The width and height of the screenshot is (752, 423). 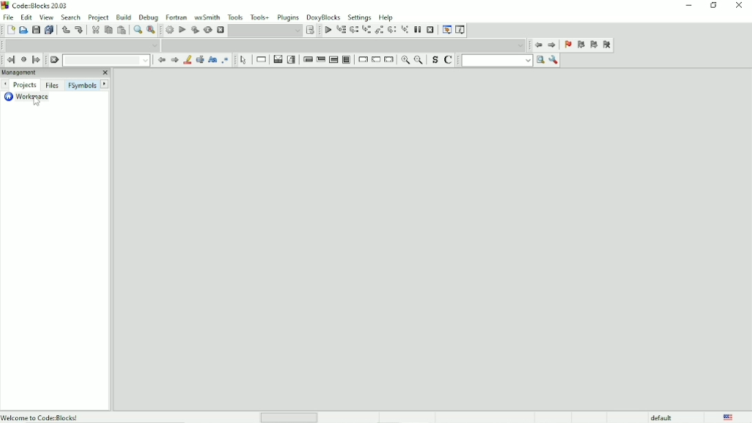 What do you see at coordinates (265, 30) in the screenshot?
I see `Drop down` at bounding box center [265, 30].